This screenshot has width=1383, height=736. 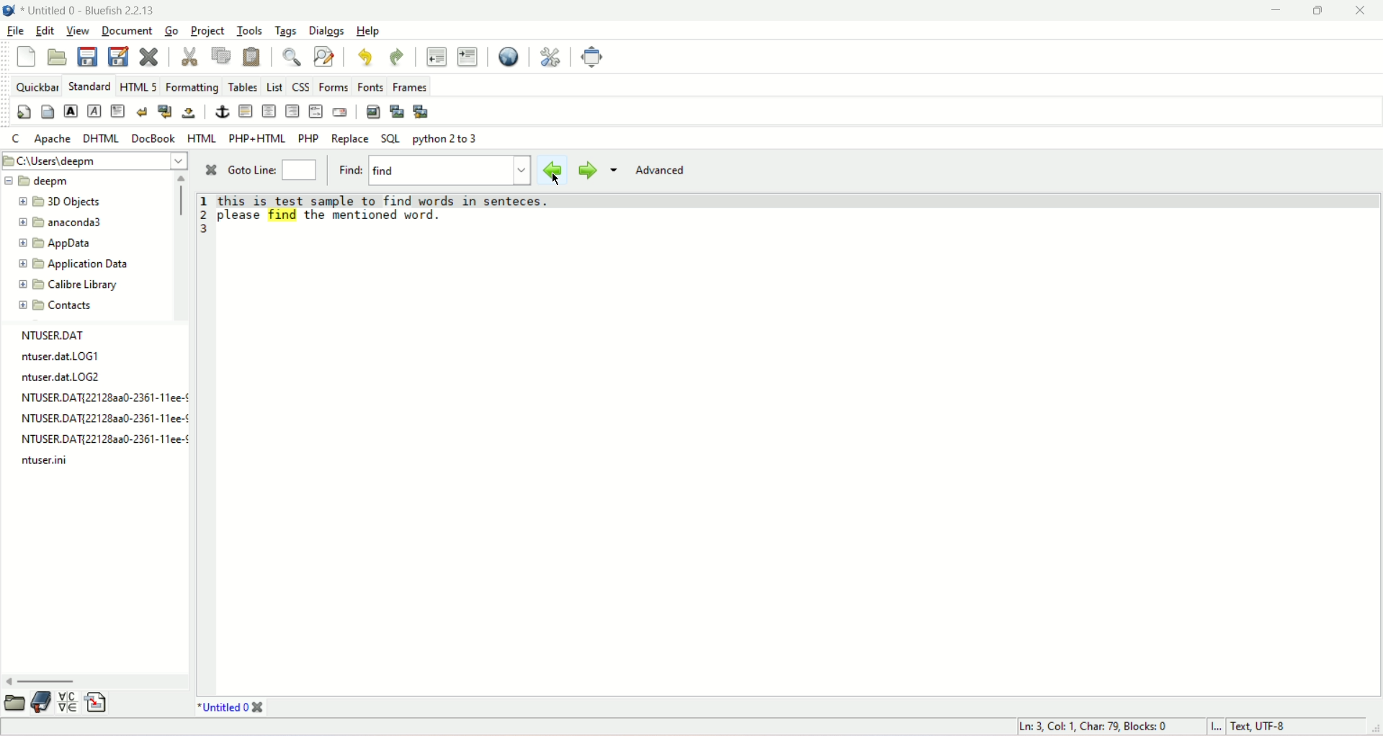 What do you see at coordinates (220, 109) in the screenshot?
I see `anchor` at bounding box center [220, 109].